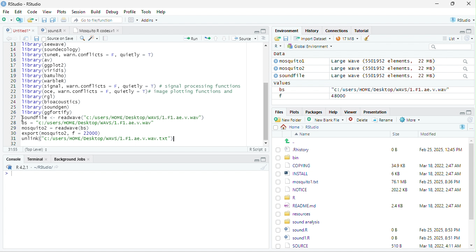  I want to click on Console, so click(13, 158).